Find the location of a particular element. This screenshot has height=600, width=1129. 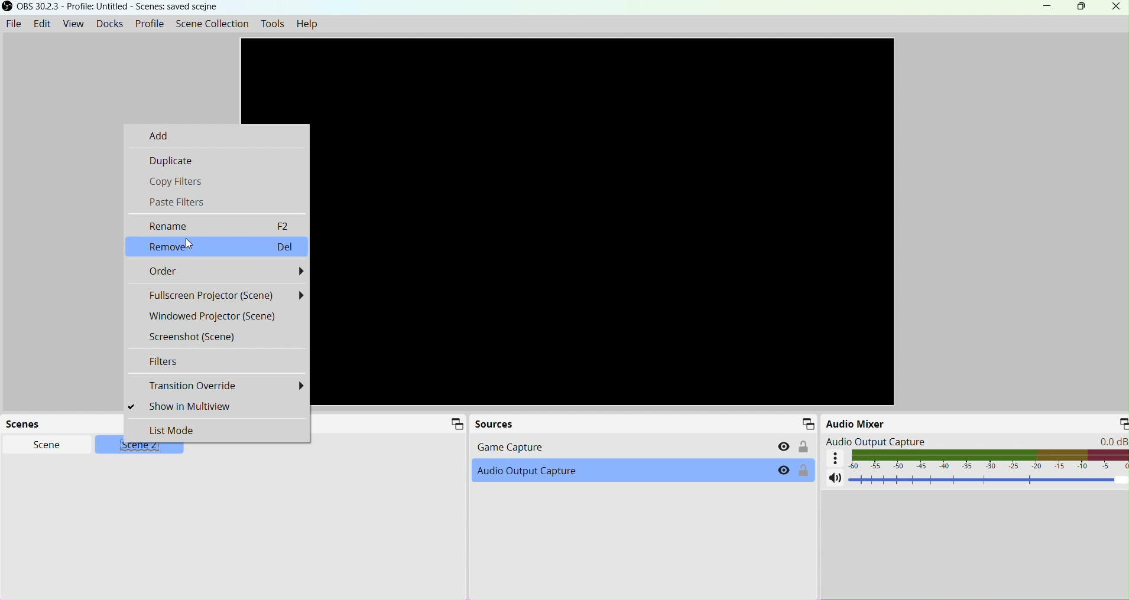

List Mode is located at coordinates (218, 430).